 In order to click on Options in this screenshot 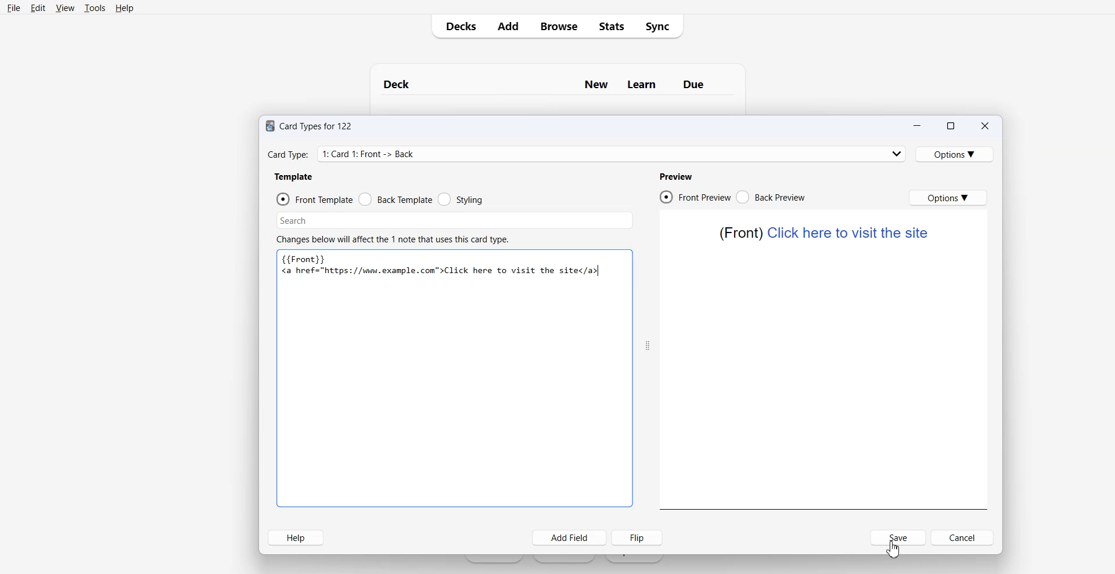, I will do `click(949, 198)`.